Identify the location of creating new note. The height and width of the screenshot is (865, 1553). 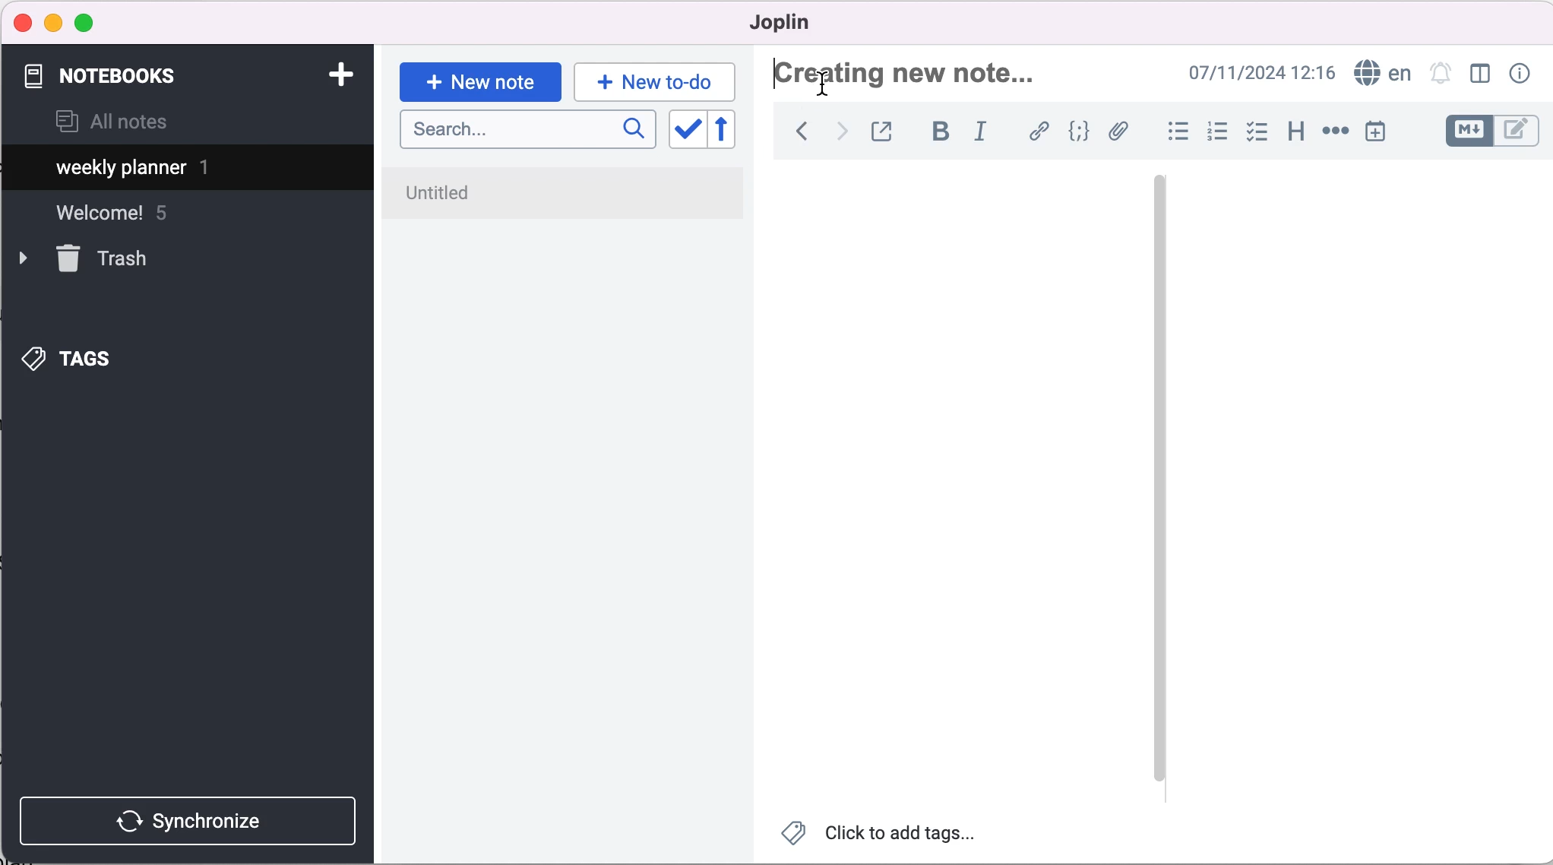
(931, 78).